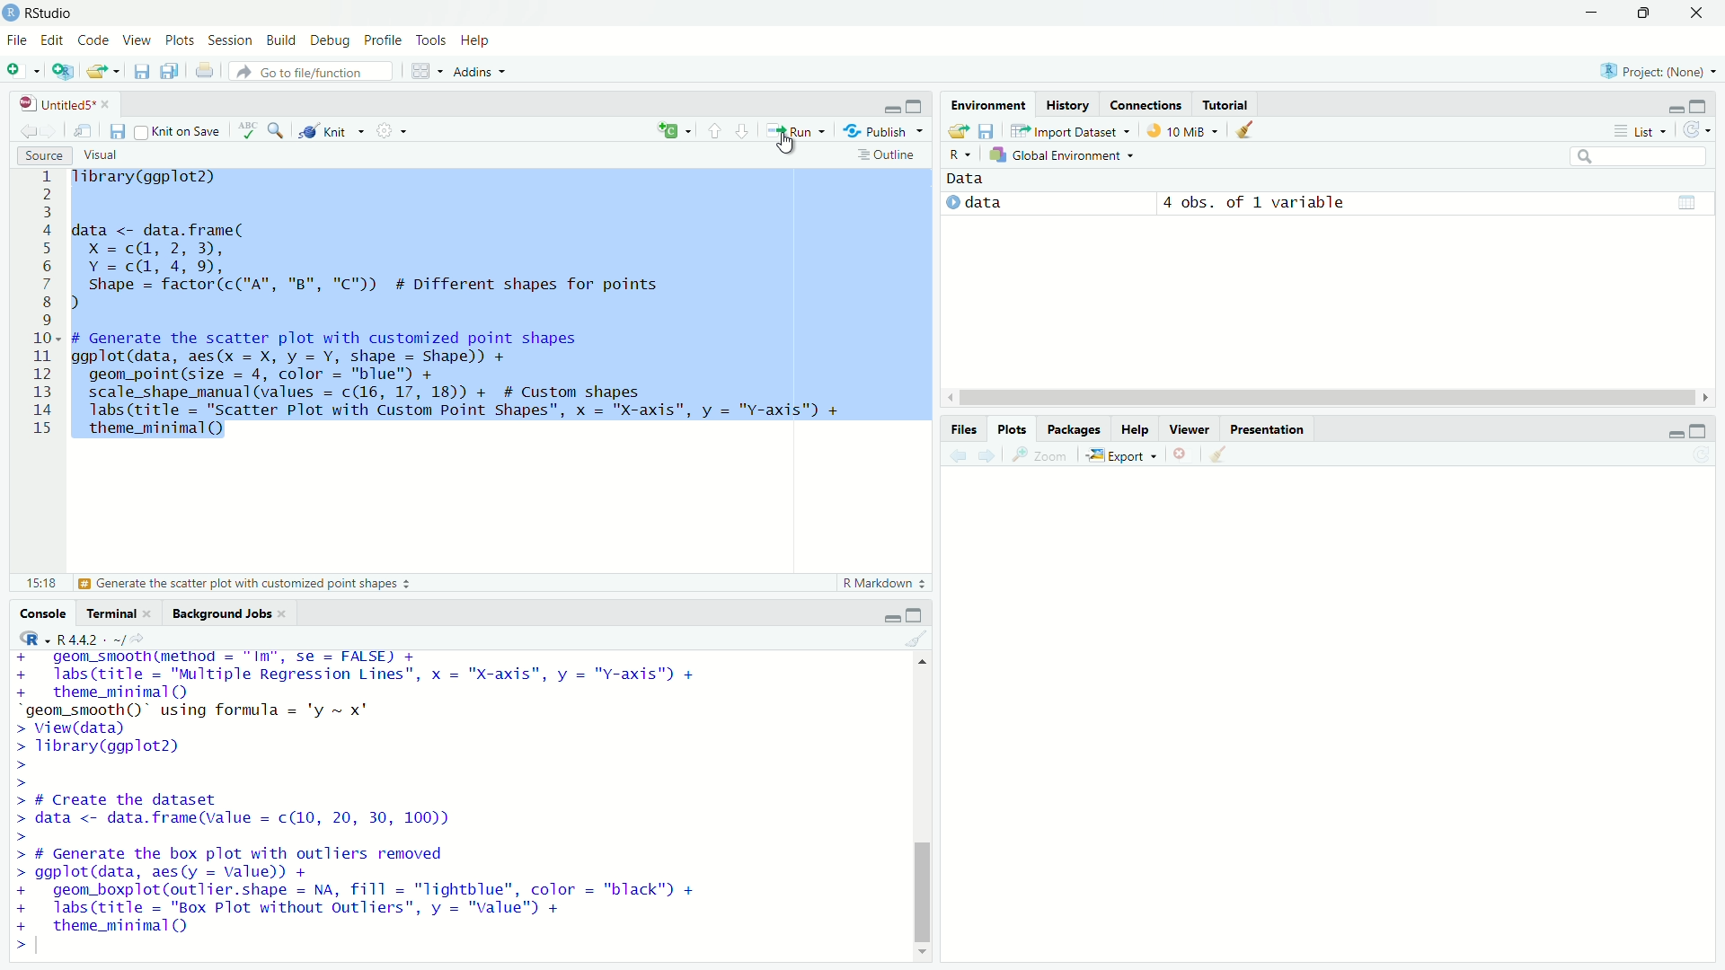  I want to click on Print the current file, so click(205, 70).